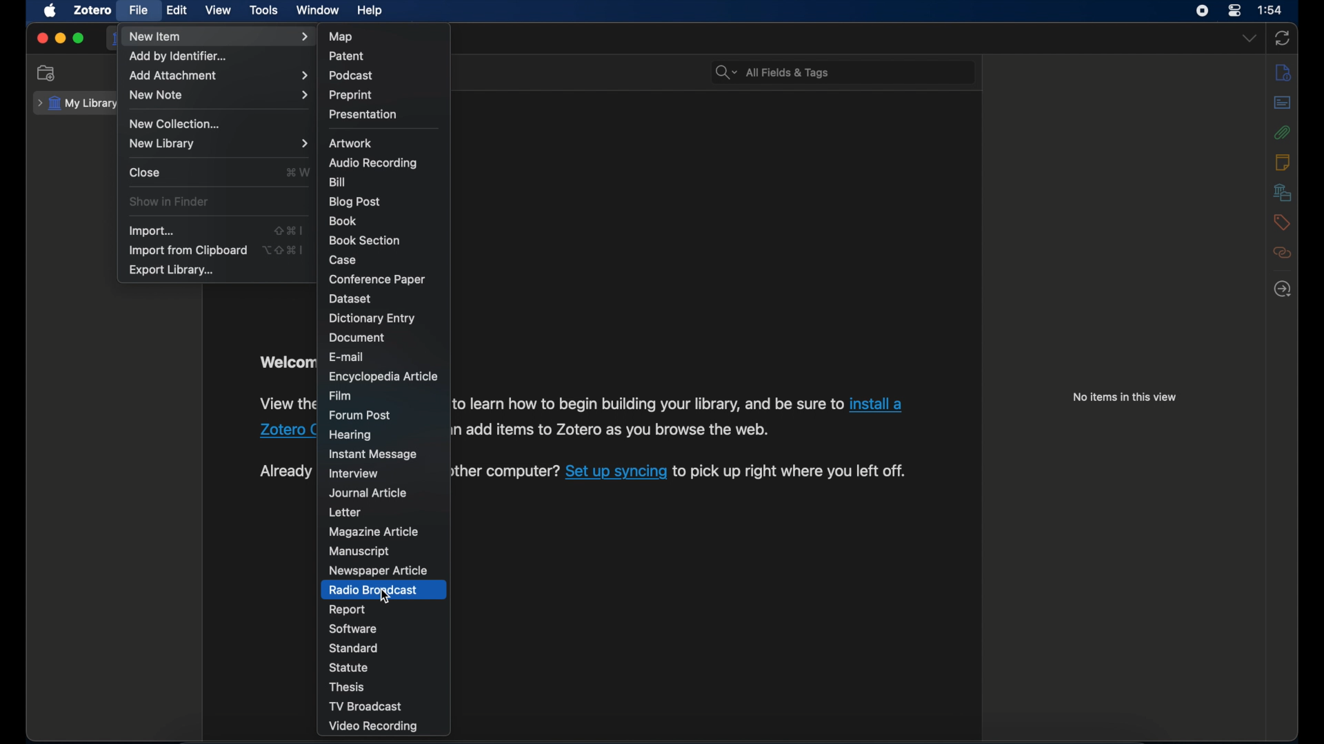 Image resolution: width=1324 pixels, height=744 pixels. Describe the element at coordinates (217, 143) in the screenshot. I see `new library` at that location.